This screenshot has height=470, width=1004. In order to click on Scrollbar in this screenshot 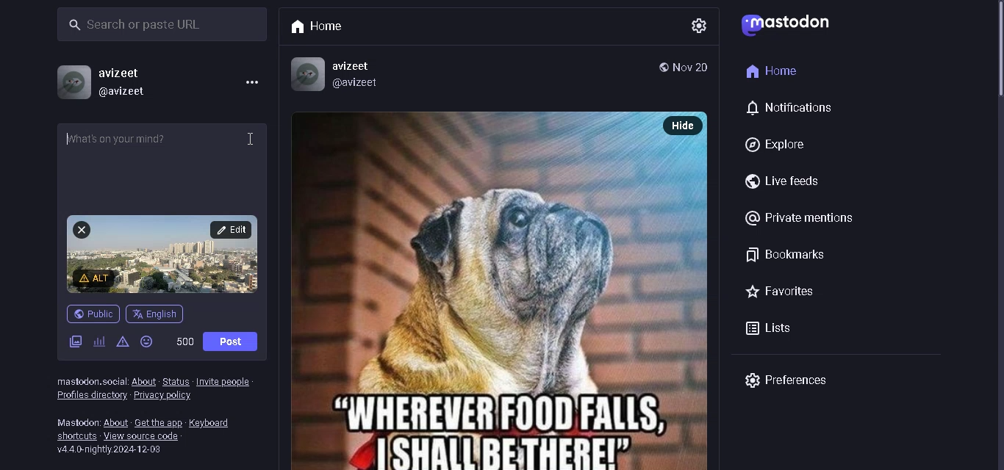, I will do `click(998, 57)`.